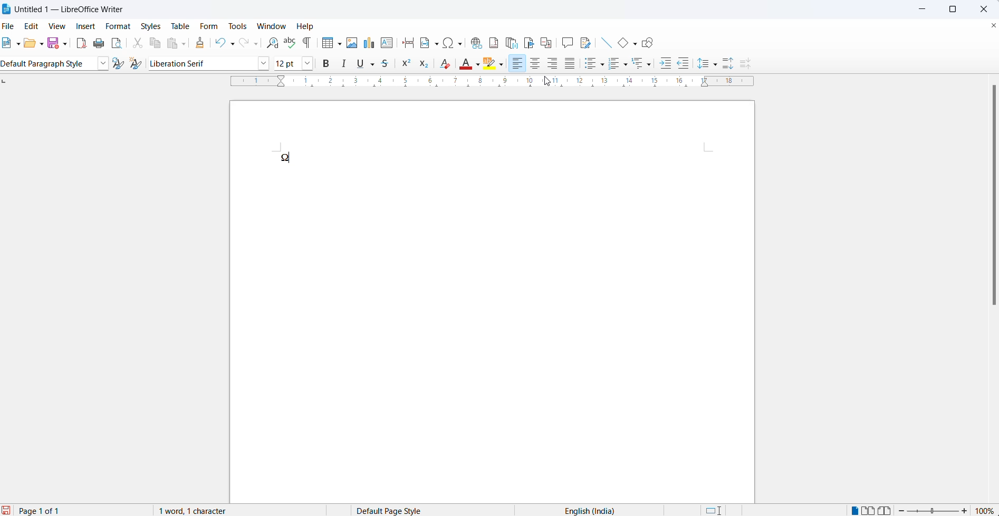 The height and width of the screenshot is (516, 999). Describe the element at coordinates (388, 43) in the screenshot. I see `add text` at that location.